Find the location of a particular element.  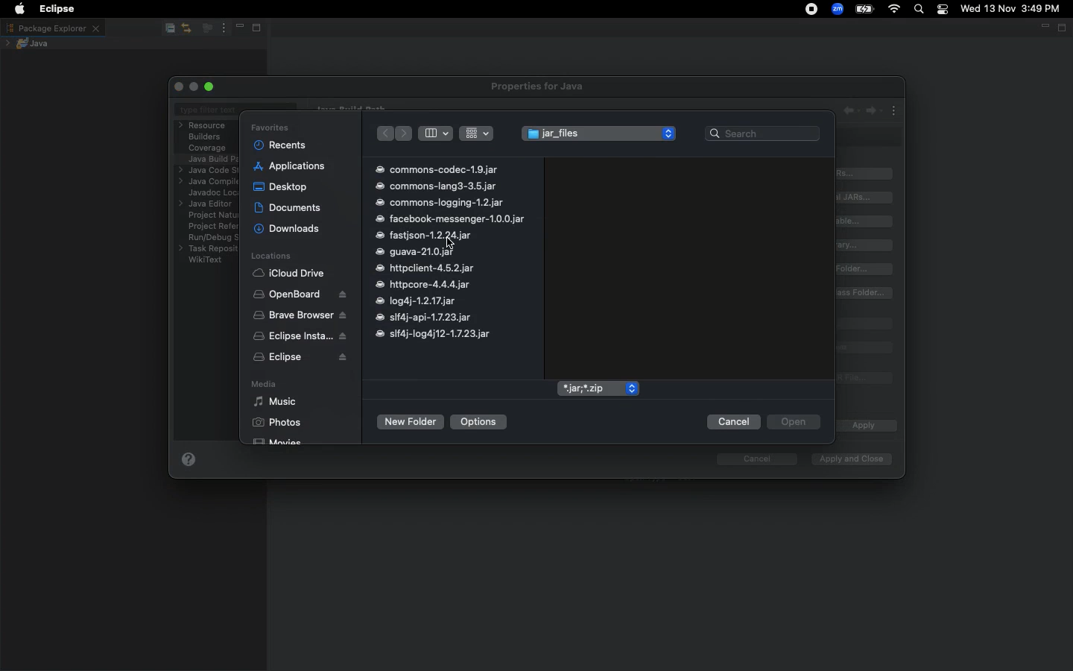

RuryDebug is located at coordinates (213, 239).